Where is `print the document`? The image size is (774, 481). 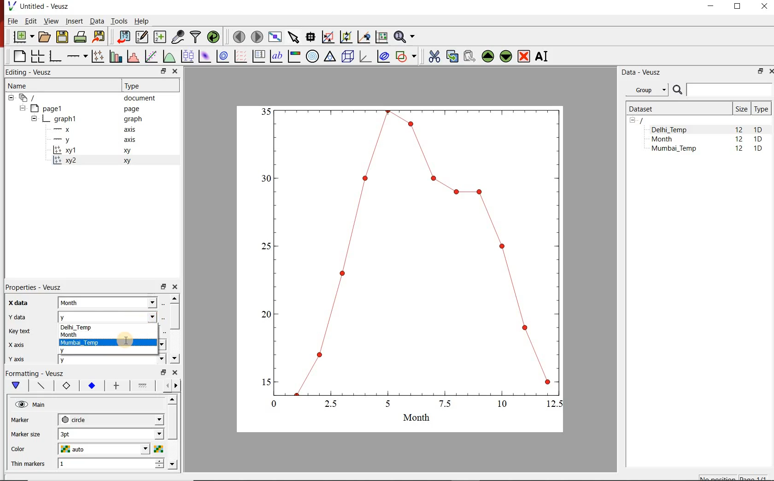
print the document is located at coordinates (80, 37).